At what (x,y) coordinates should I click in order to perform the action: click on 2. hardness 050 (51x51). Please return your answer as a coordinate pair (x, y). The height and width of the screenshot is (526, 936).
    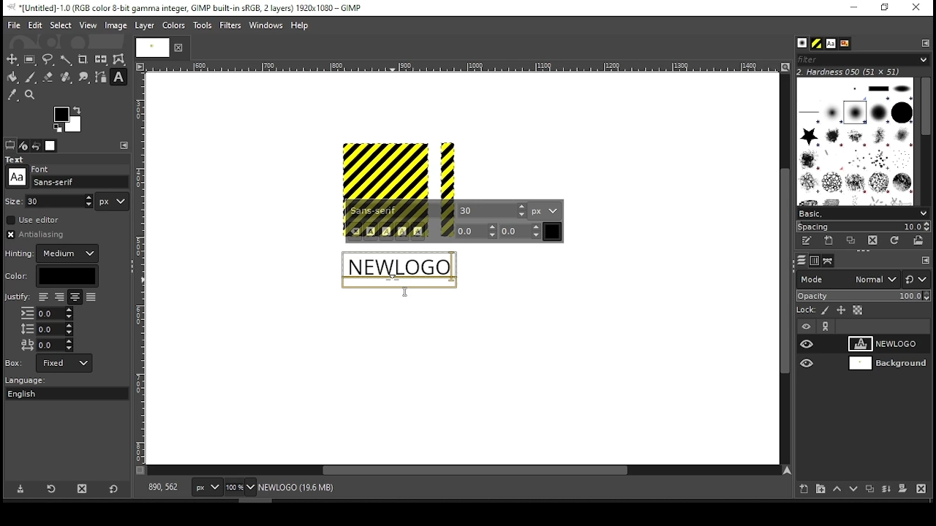
    Looking at the image, I should click on (853, 72).